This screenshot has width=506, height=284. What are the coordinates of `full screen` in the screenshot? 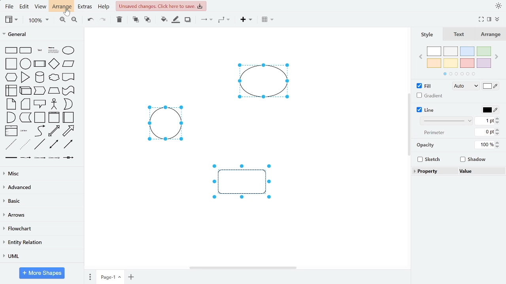 It's located at (481, 20).